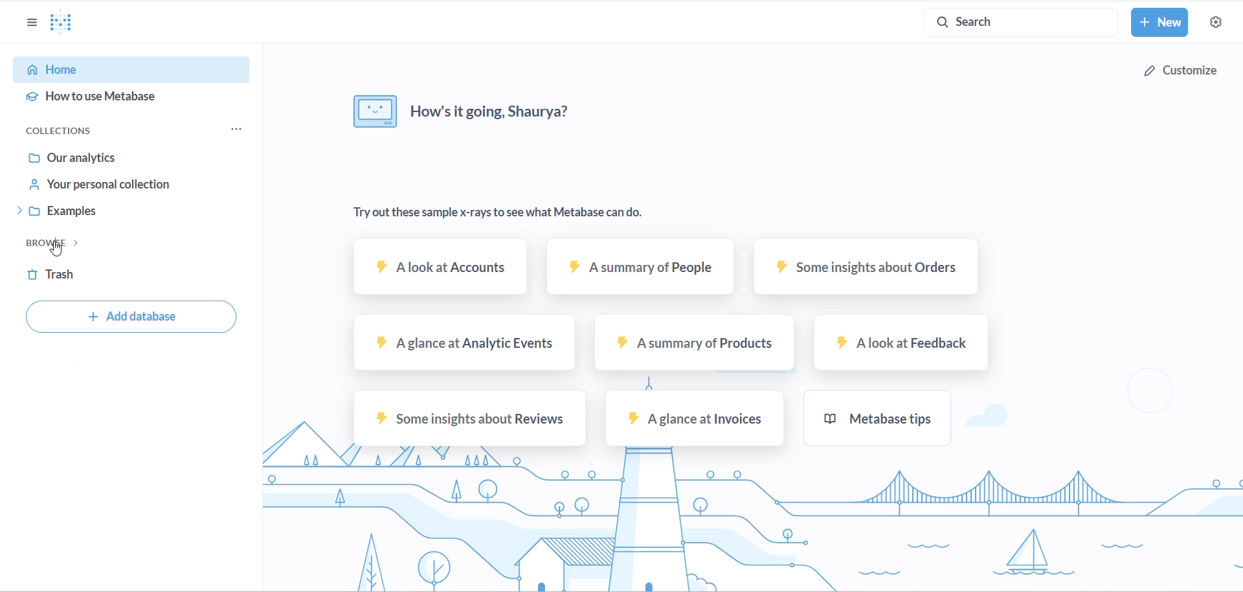 This screenshot has height=592, width=1243. I want to click on customize button, so click(1190, 71).